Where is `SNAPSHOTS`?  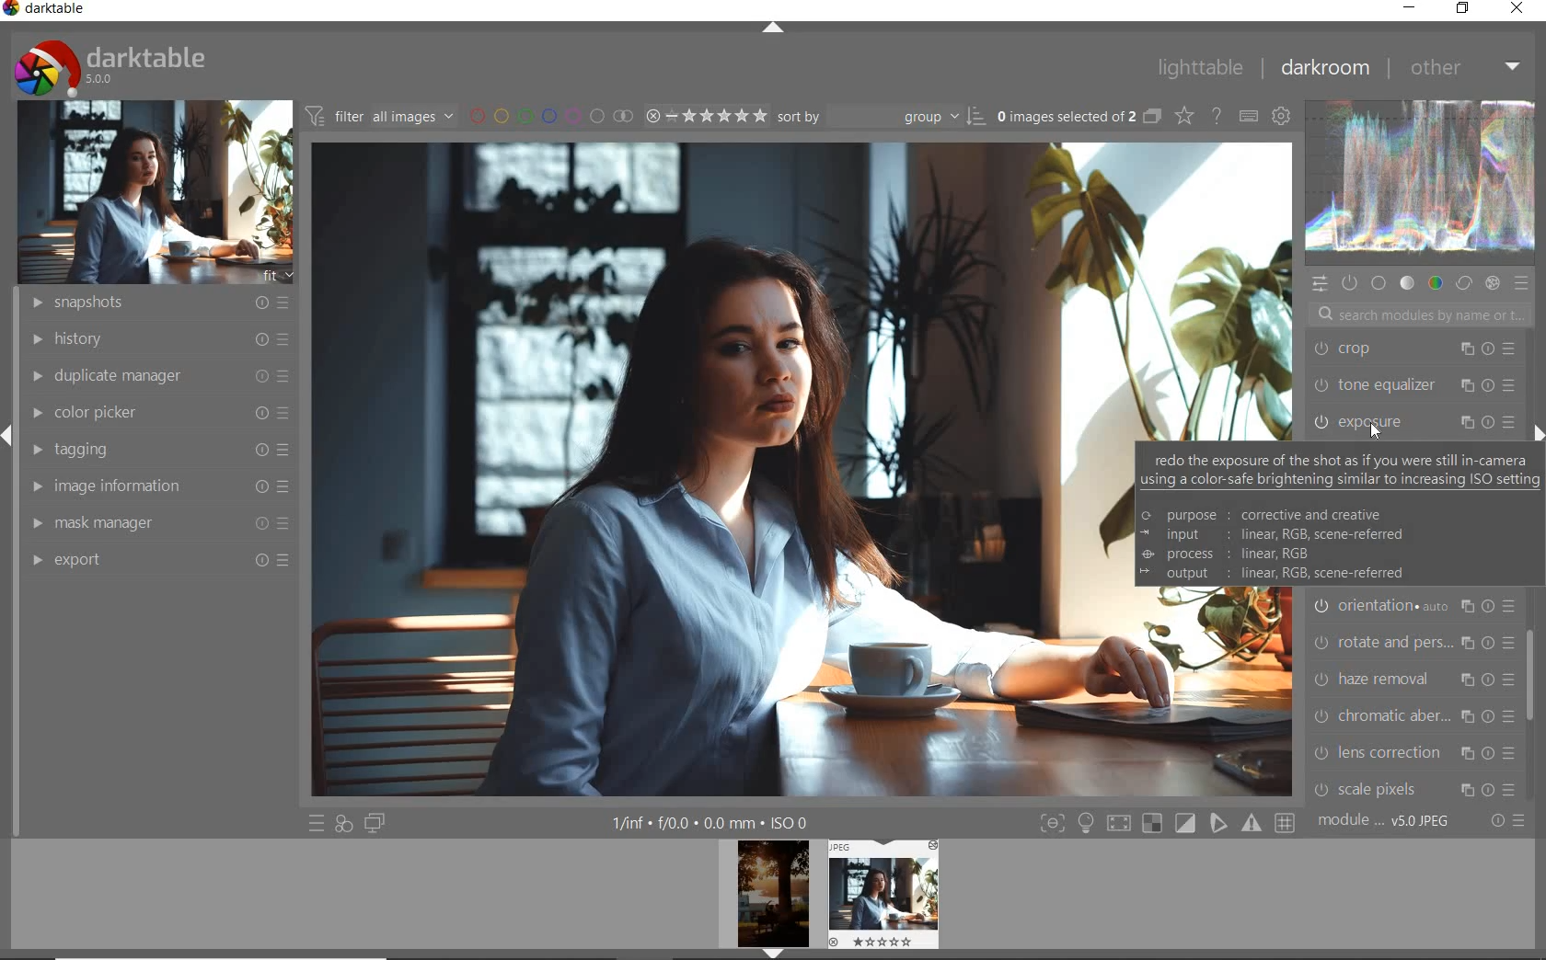
SNAPSHOTS is located at coordinates (162, 302).